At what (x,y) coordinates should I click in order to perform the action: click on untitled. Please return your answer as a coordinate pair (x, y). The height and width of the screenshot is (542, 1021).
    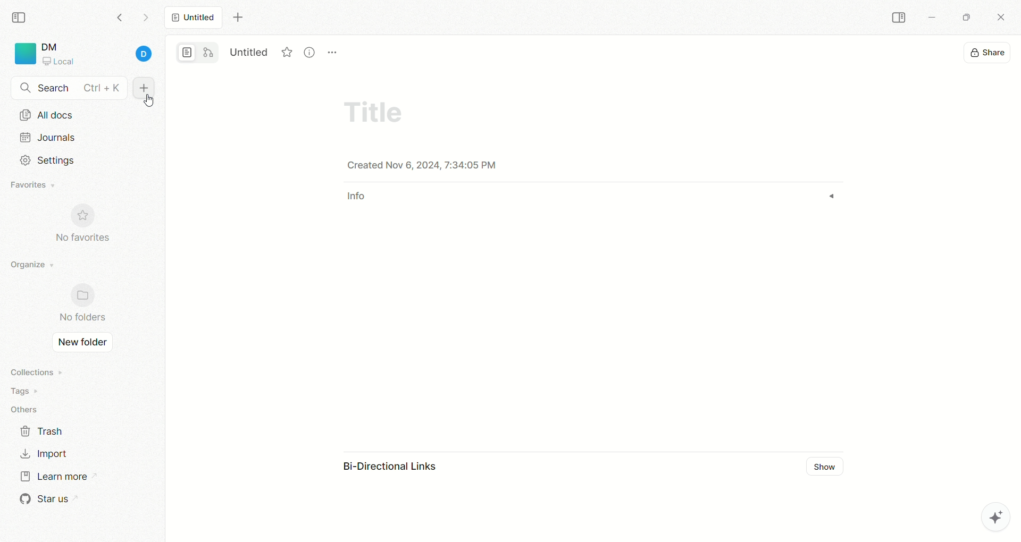
    Looking at the image, I should click on (193, 16).